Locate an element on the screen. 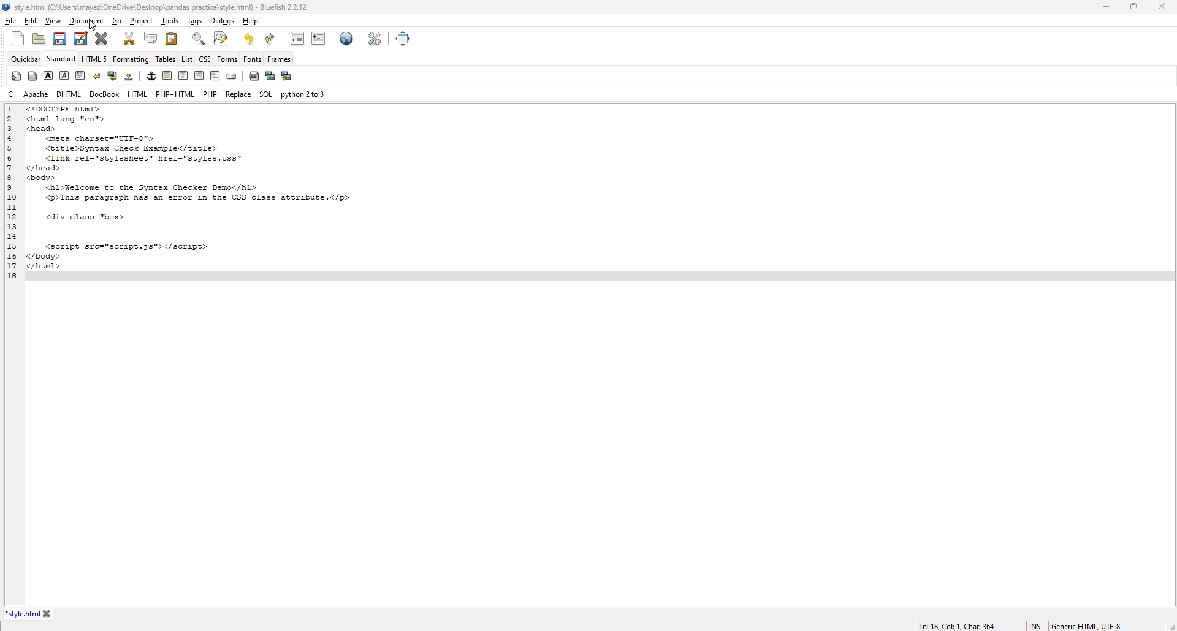 This screenshot has width=1177, height=631. php+html is located at coordinates (175, 95).